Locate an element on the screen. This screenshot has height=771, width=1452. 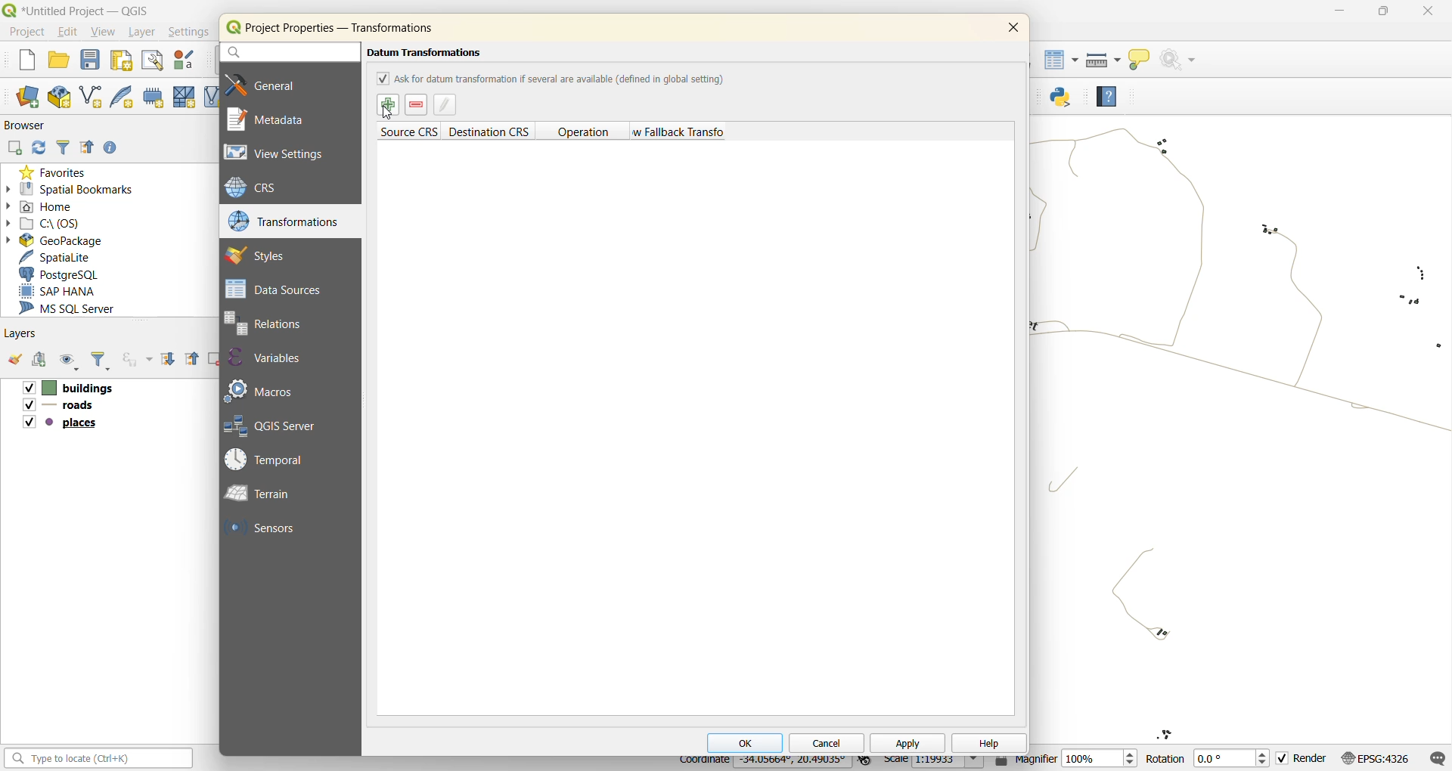
collapse all is located at coordinates (192, 360).